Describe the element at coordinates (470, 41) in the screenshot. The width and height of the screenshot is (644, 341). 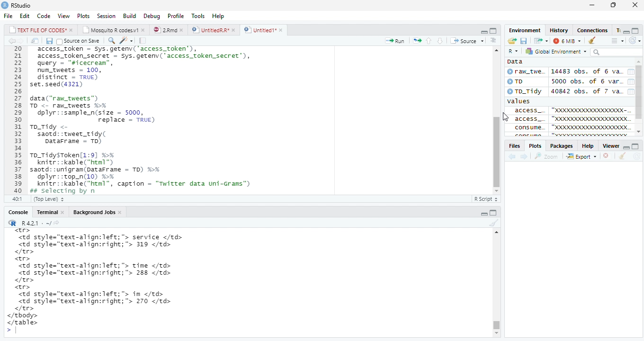
I see `+ Source` at that location.